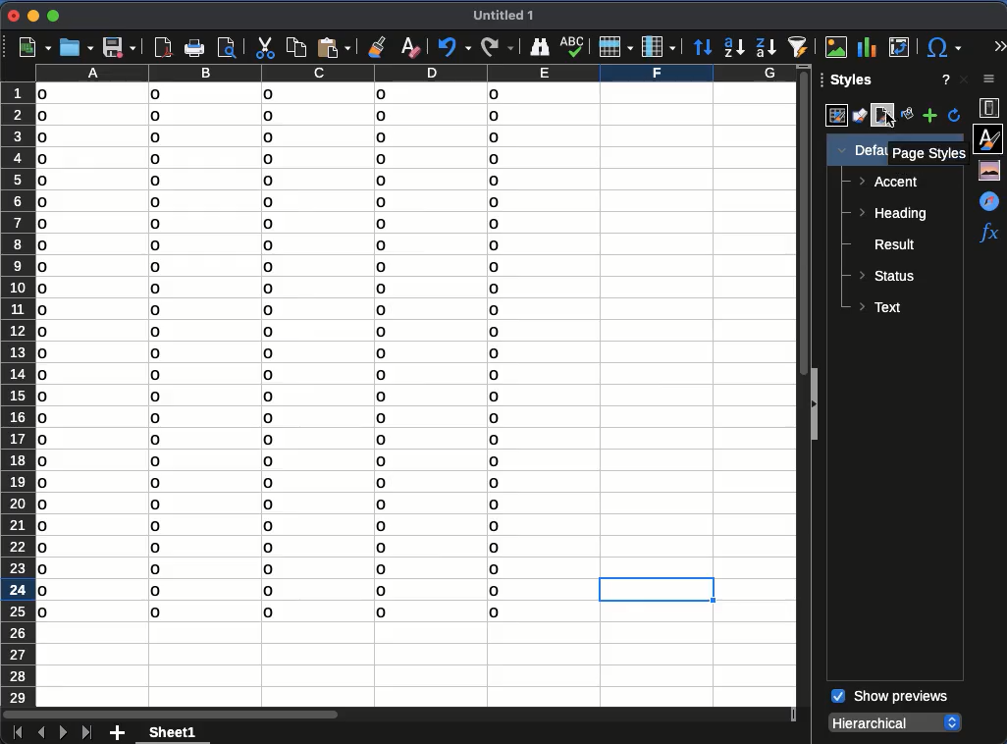  I want to click on navigator, so click(988, 200).